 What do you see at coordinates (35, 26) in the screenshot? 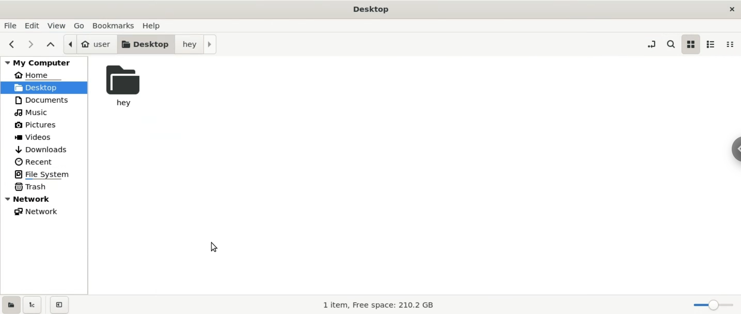
I see `edit` at bounding box center [35, 26].